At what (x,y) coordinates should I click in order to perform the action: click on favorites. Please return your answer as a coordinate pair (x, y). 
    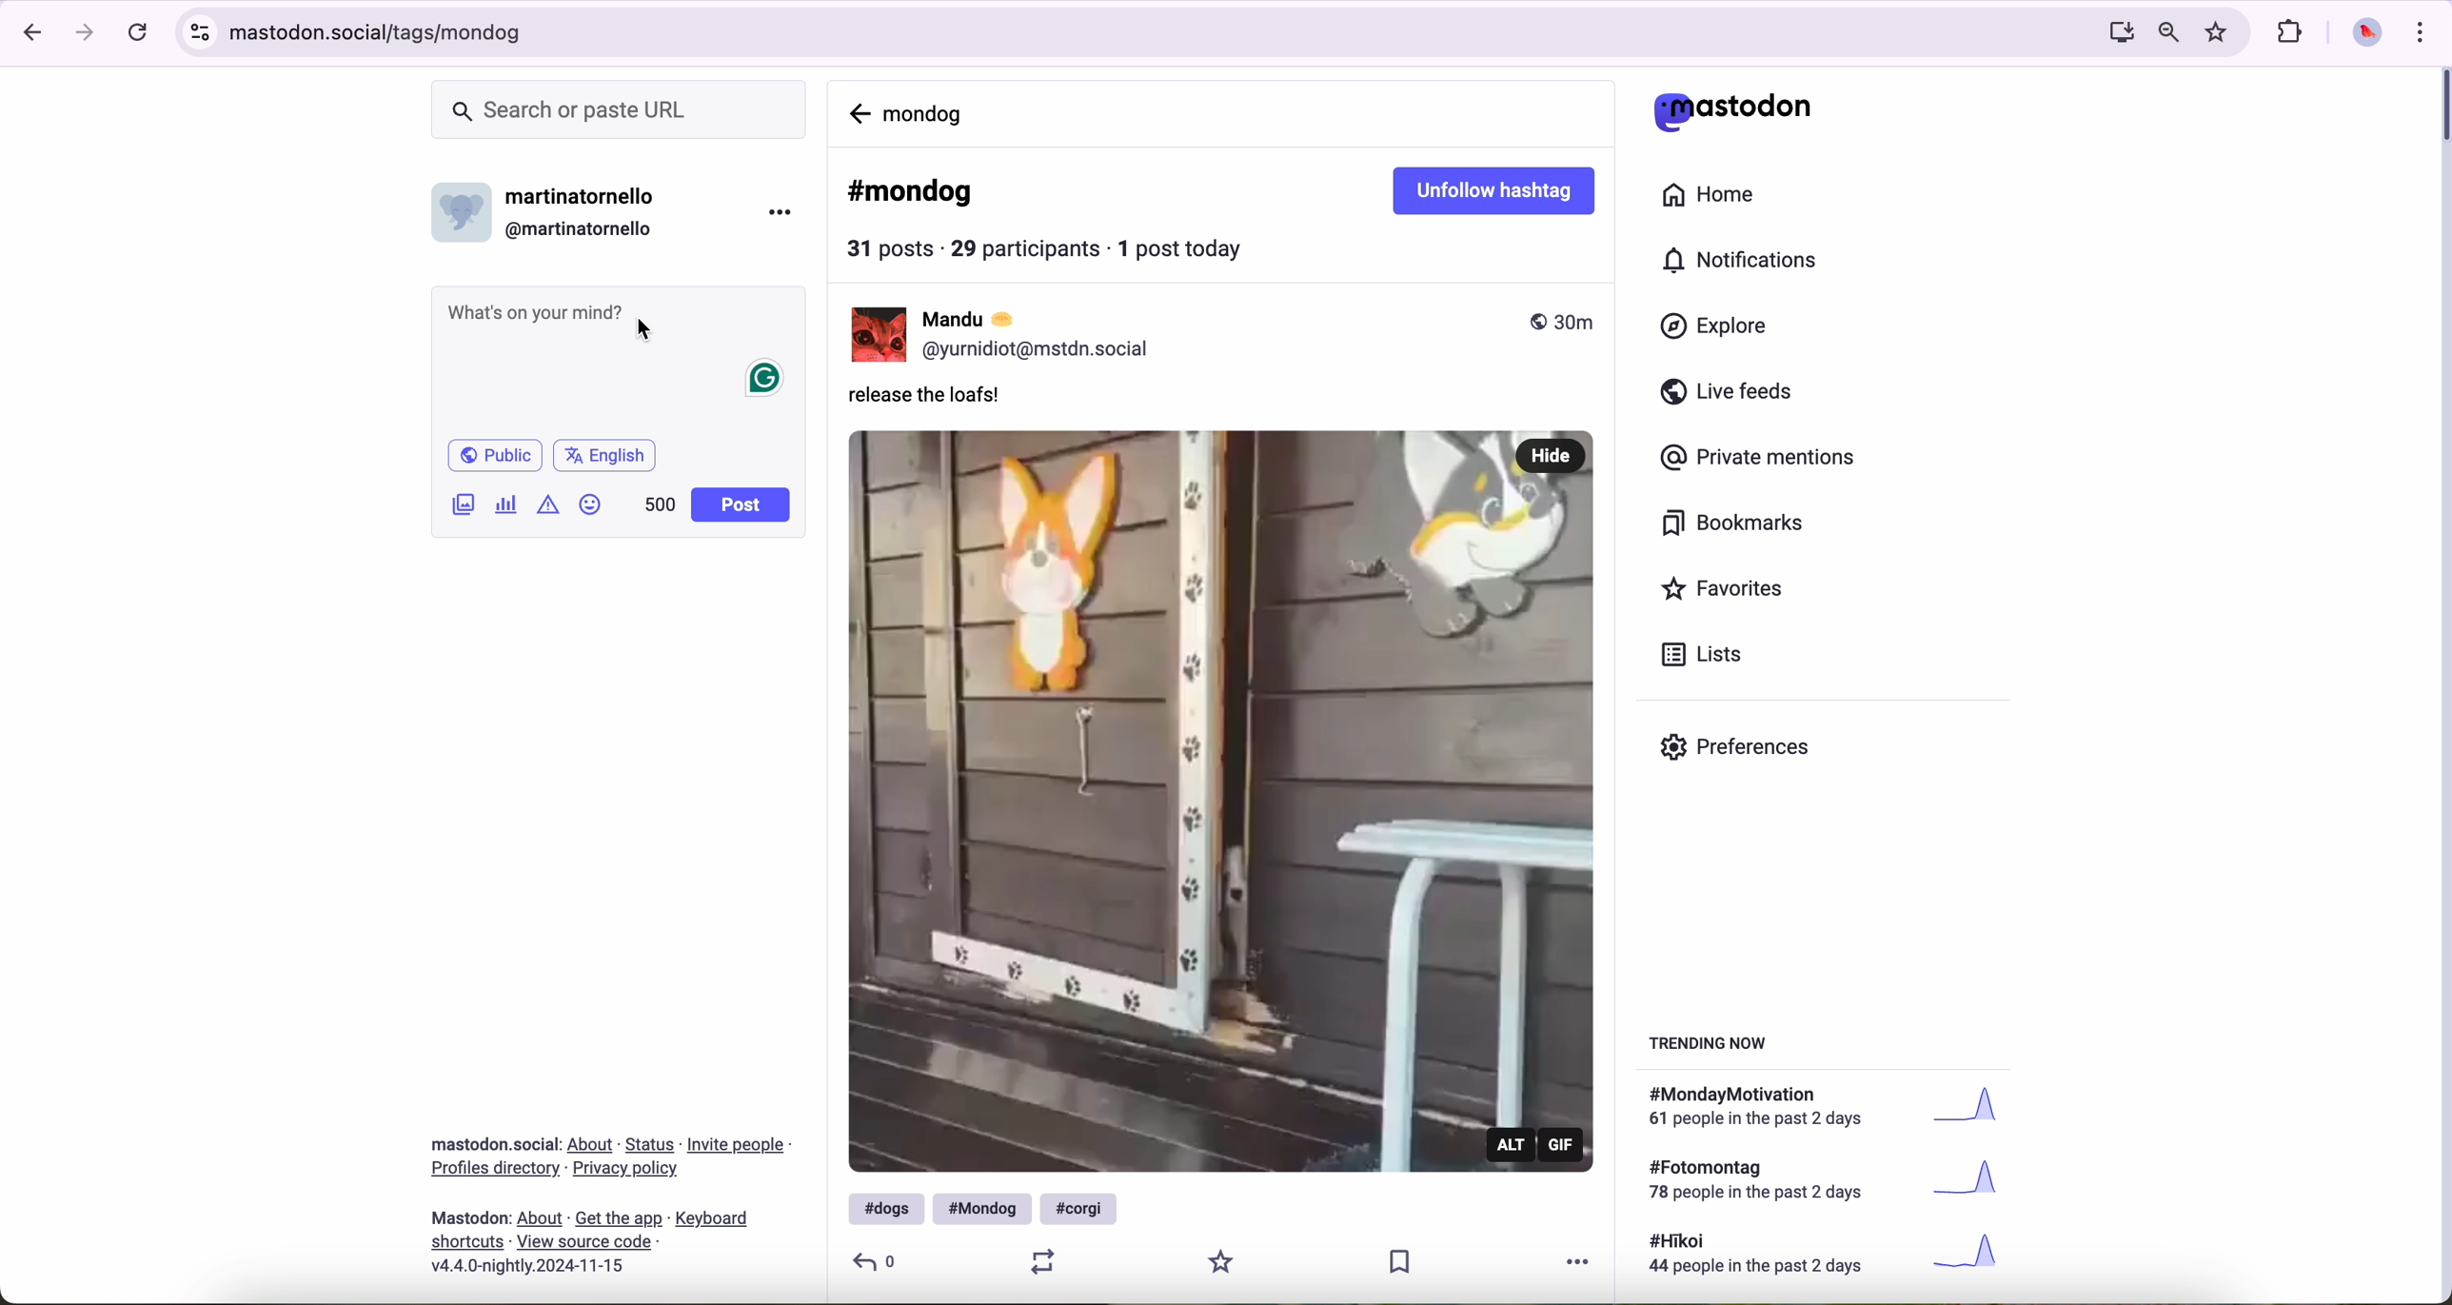
    Looking at the image, I should click on (2219, 31).